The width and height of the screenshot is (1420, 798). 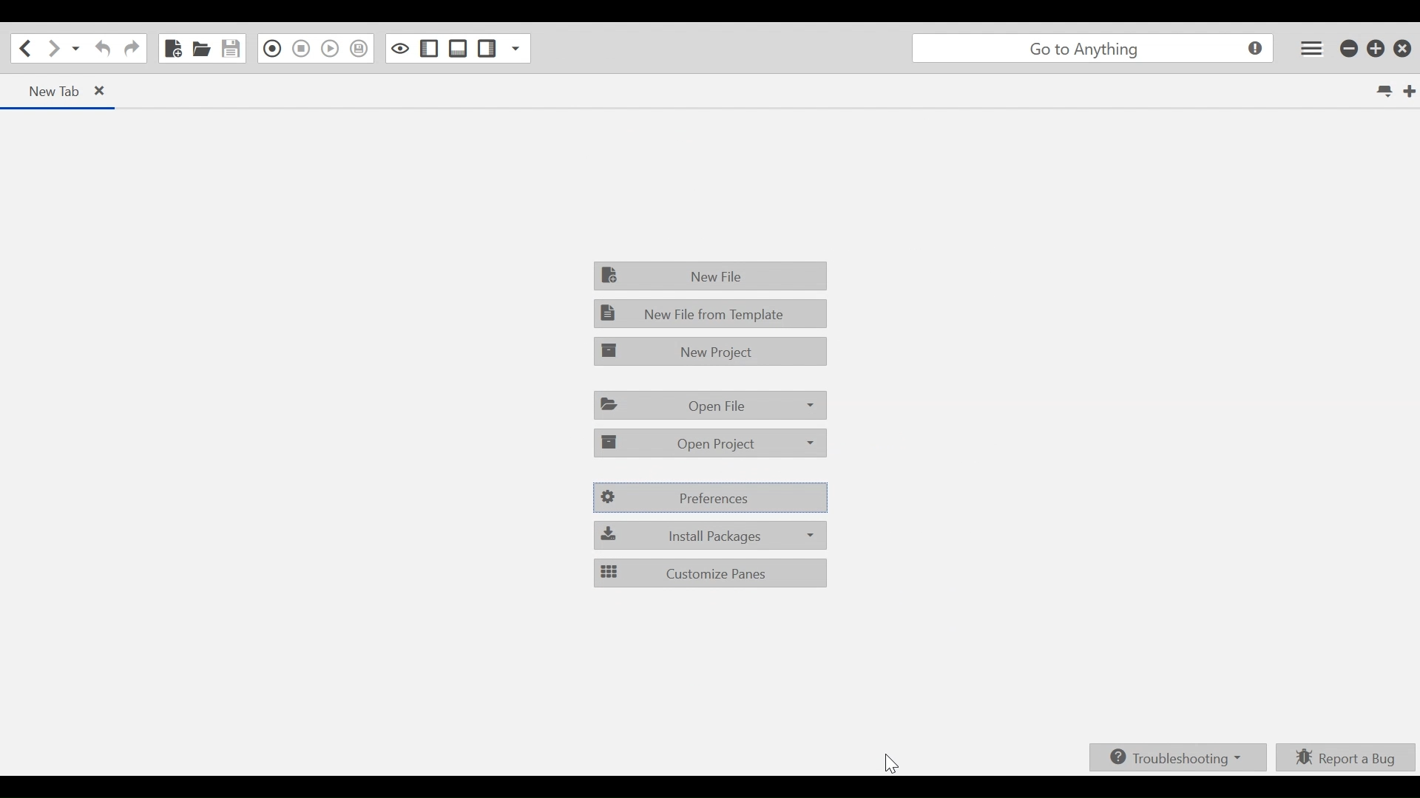 I want to click on Recording in Macro, so click(x=271, y=49).